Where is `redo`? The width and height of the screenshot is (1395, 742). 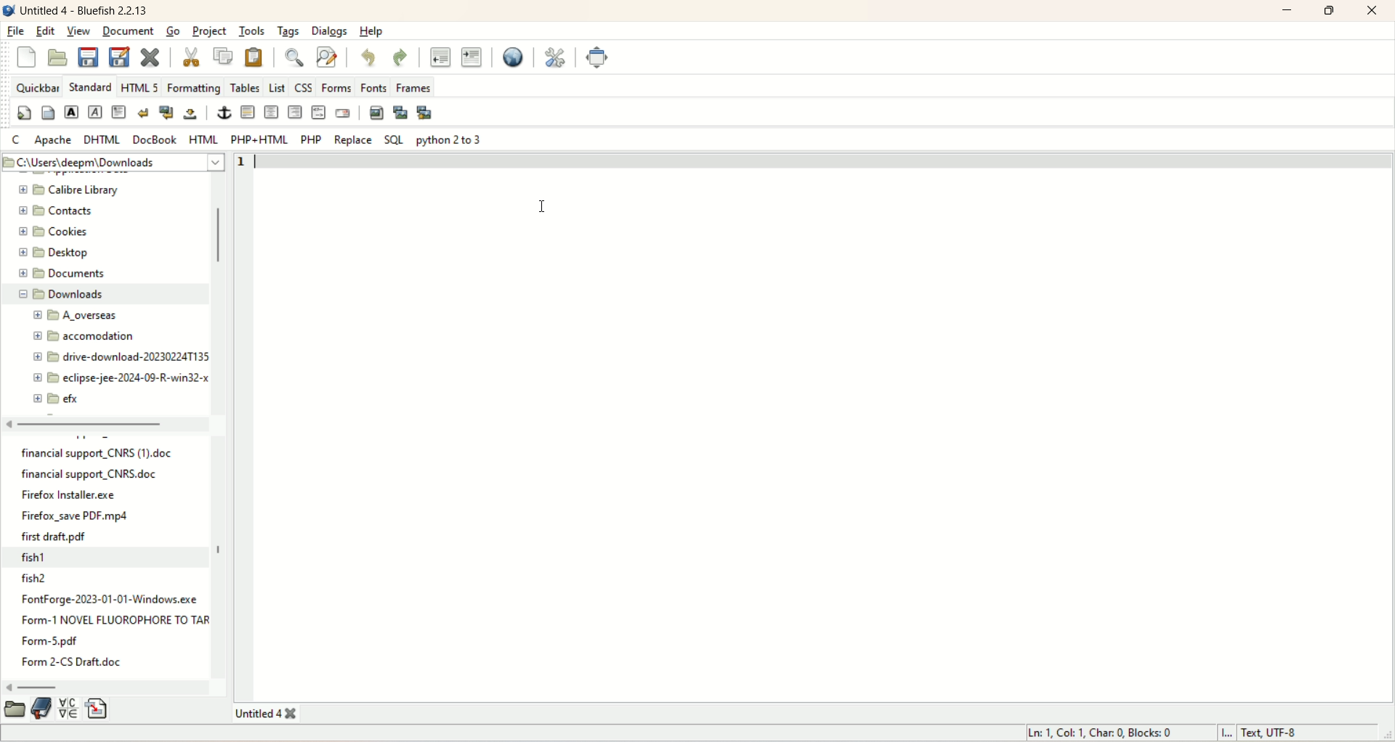 redo is located at coordinates (401, 57).